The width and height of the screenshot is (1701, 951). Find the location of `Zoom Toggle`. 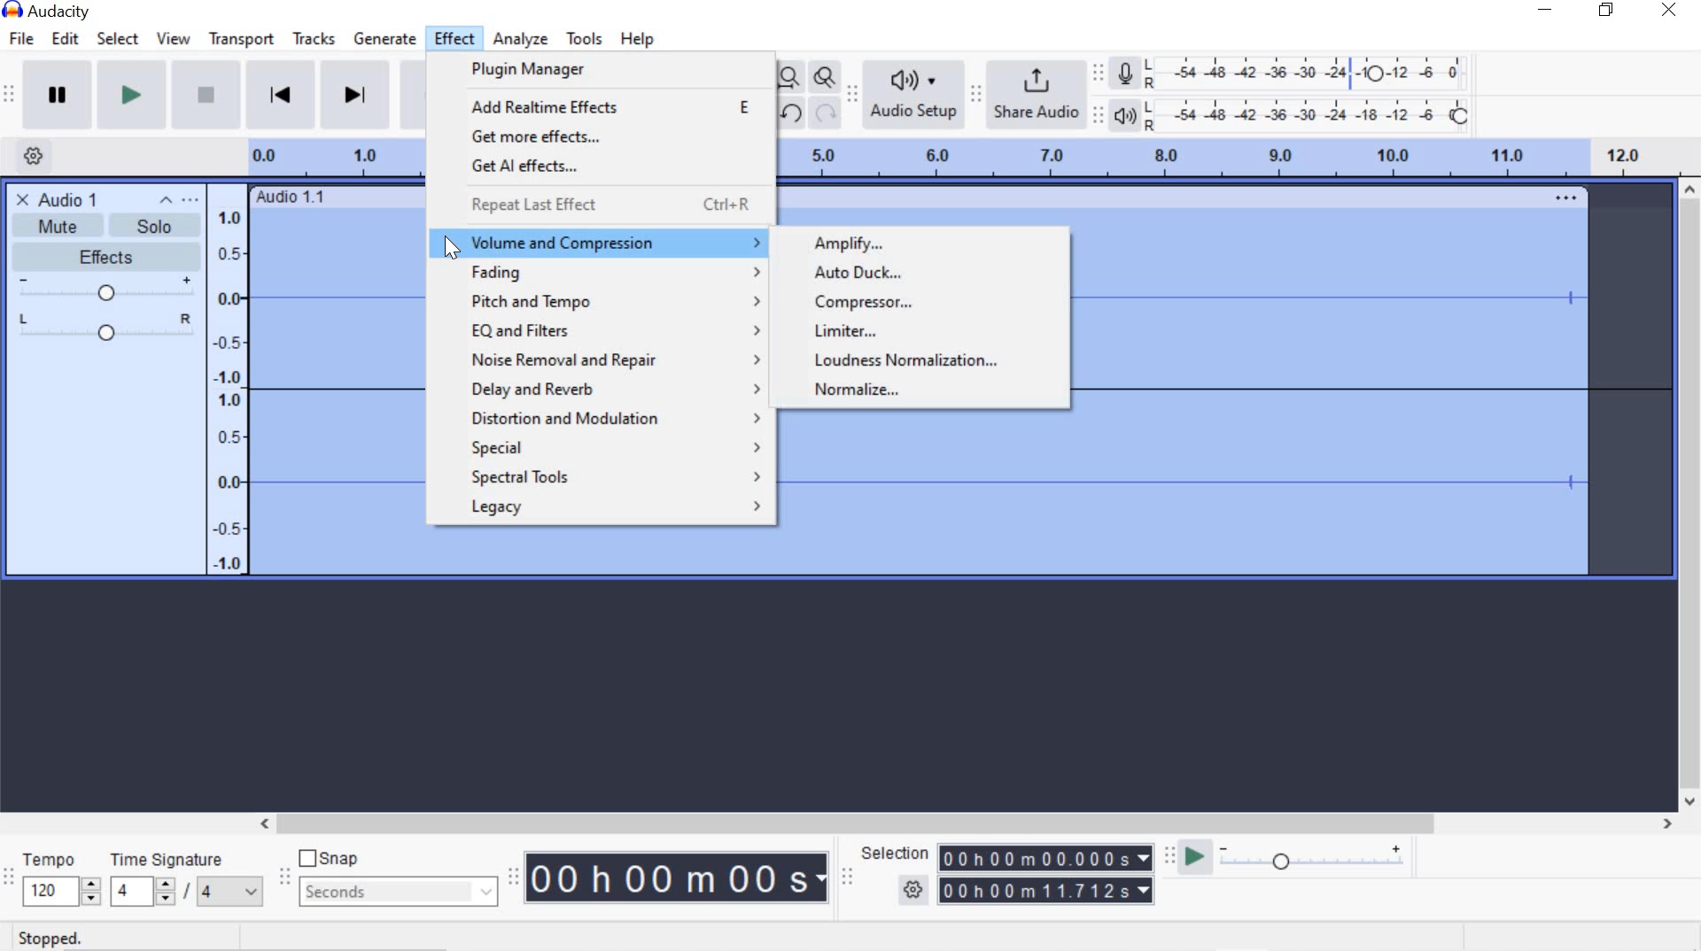

Zoom Toggle is located at coordinates (826, 80).